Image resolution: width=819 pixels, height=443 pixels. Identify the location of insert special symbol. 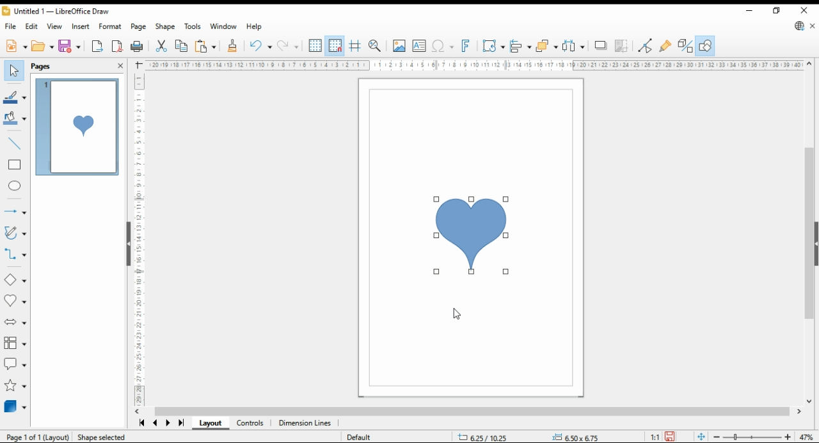
(443, 46).